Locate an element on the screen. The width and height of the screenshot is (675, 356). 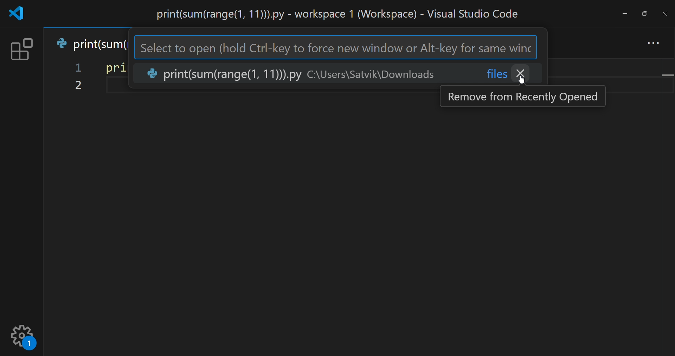
VSCode logo is located at coordinates (18, 13).